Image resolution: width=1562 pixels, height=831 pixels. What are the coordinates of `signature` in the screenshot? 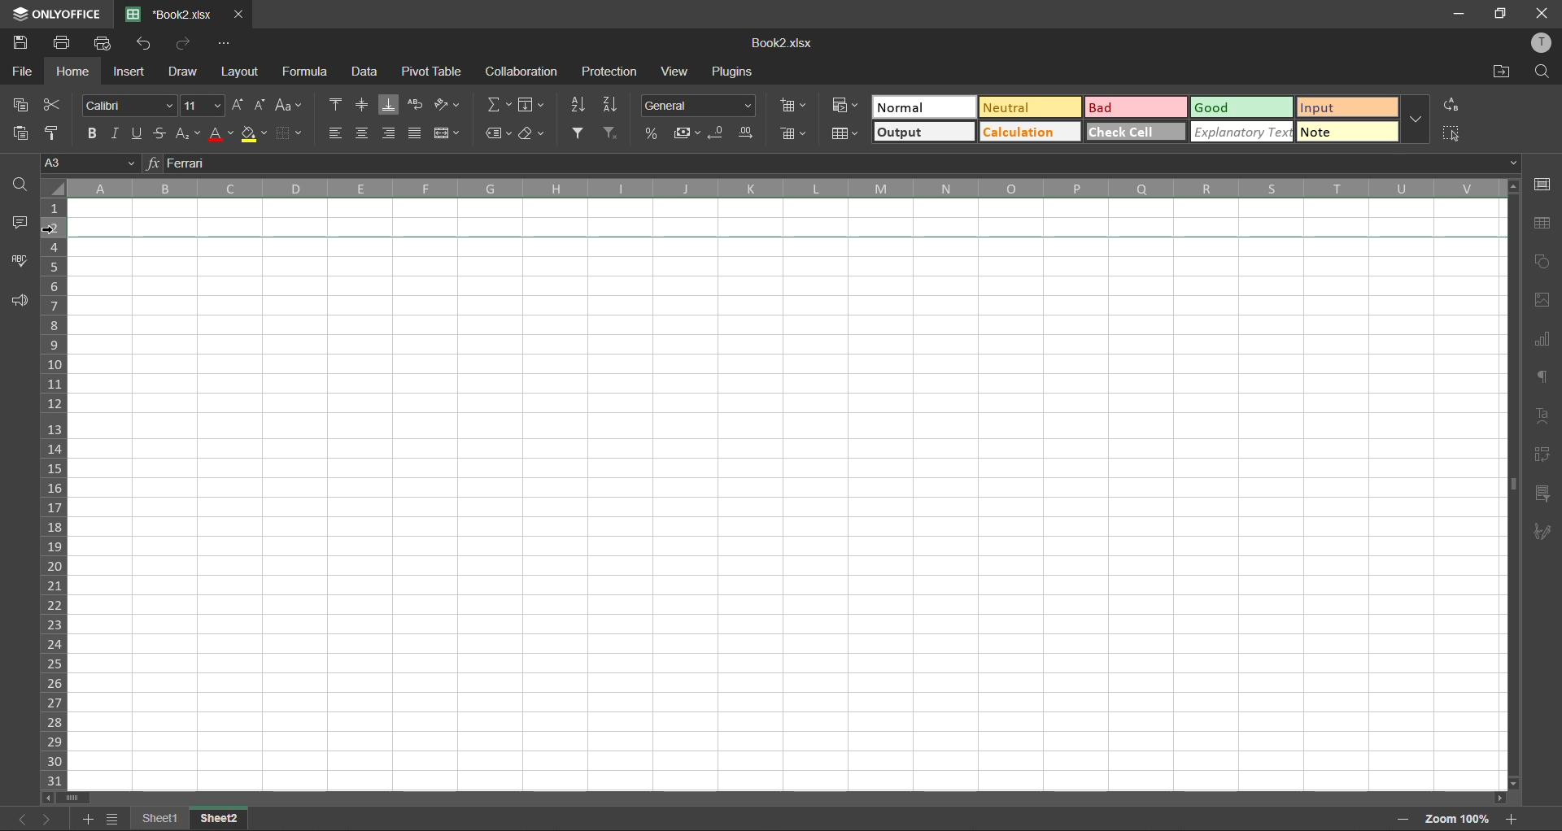 It's located at (1542, 531).